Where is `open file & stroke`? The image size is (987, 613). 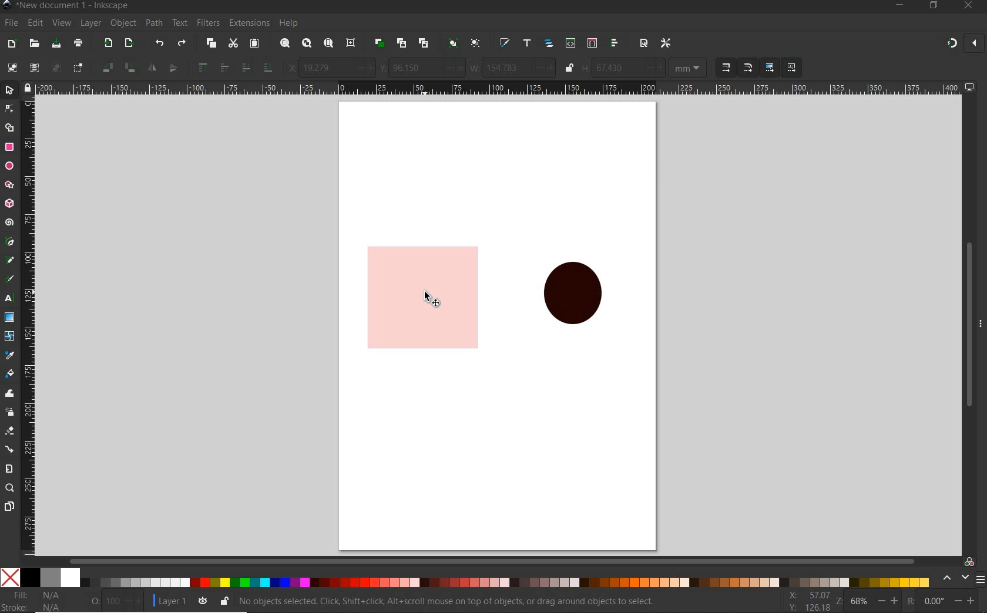
open file & stroke is located at coordinates (505, 42).